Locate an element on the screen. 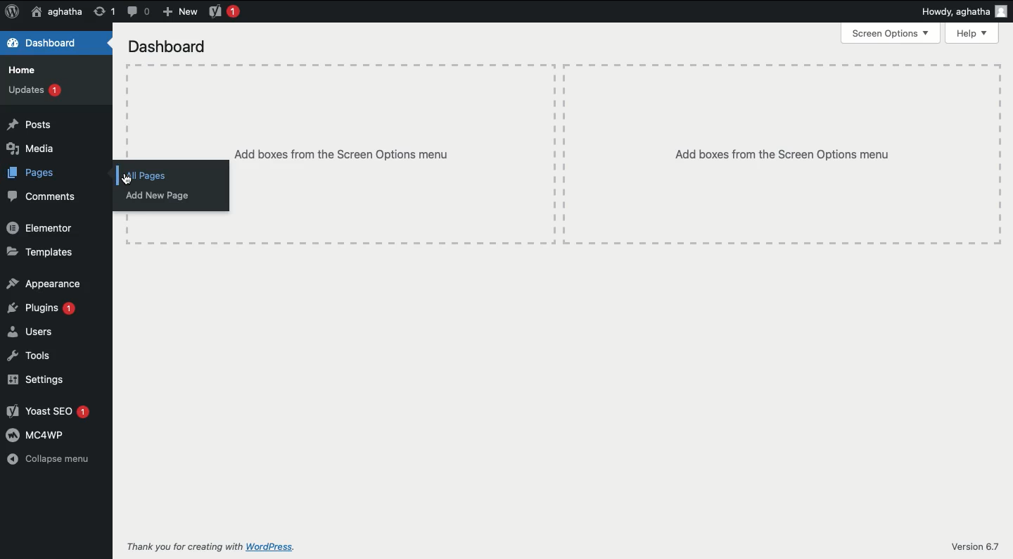  User is located at coordinates (55, 13).